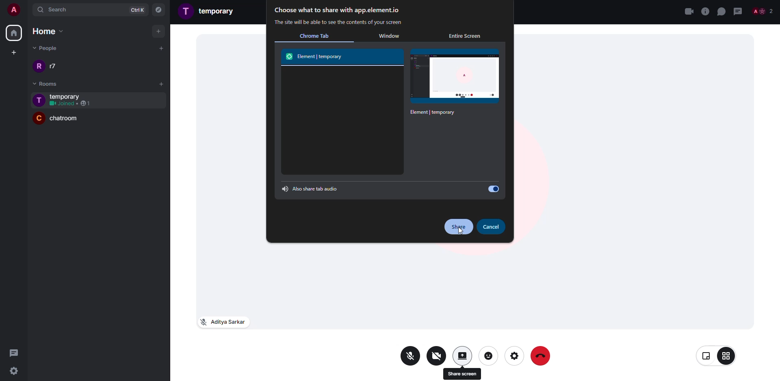 The height and width of the screenshot is (381, 780). What do you see at coordinates (47, 47) in the screenshot?
I see `people` at bounding box center [47, 47].